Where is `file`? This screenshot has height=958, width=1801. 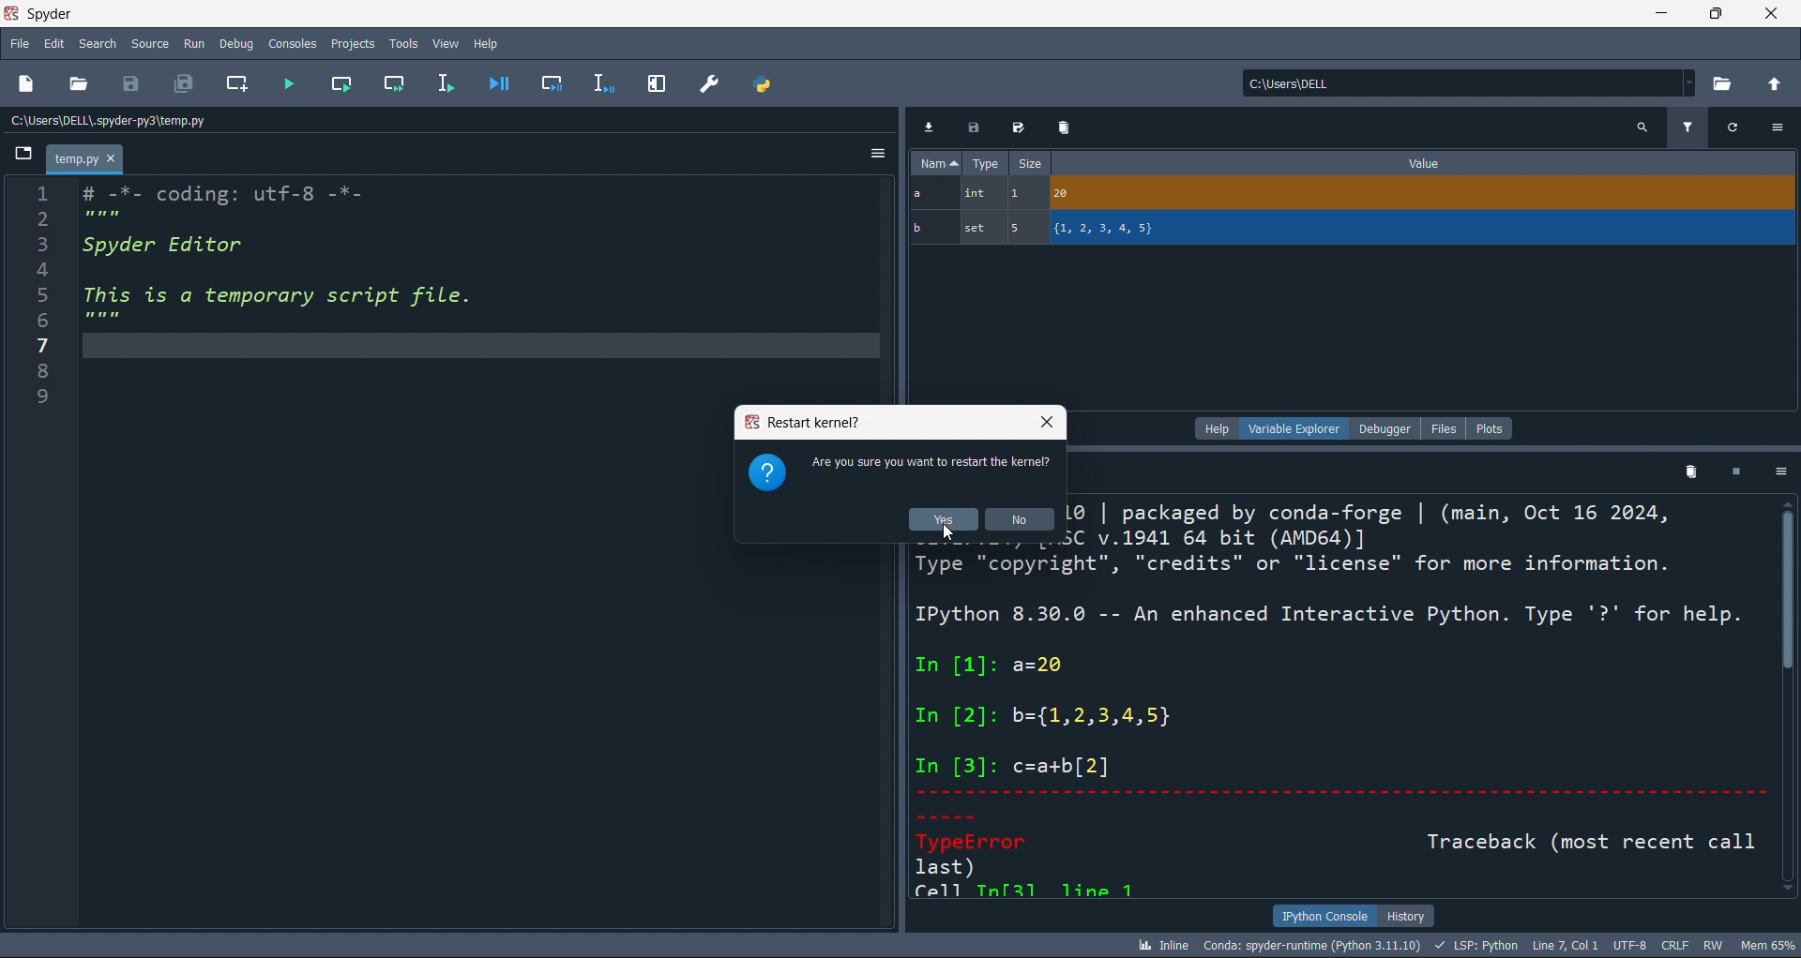 file is located at coordinates (19, 43).